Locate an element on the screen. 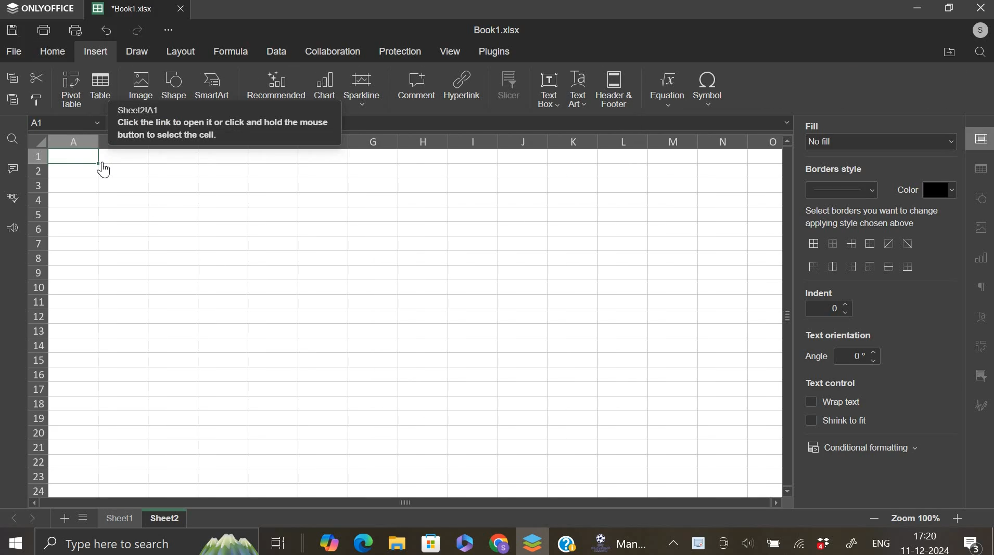 The height and width of the screenshot is (555, 994). save is located at coordinates (12, 29).